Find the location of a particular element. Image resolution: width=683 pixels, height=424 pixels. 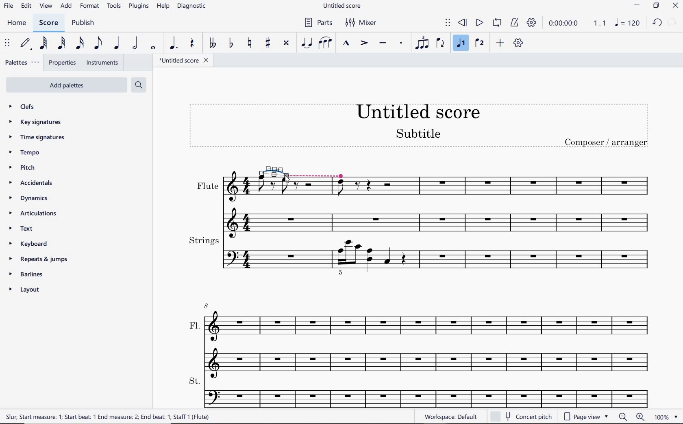

undo is located at coordinates (657, 24).